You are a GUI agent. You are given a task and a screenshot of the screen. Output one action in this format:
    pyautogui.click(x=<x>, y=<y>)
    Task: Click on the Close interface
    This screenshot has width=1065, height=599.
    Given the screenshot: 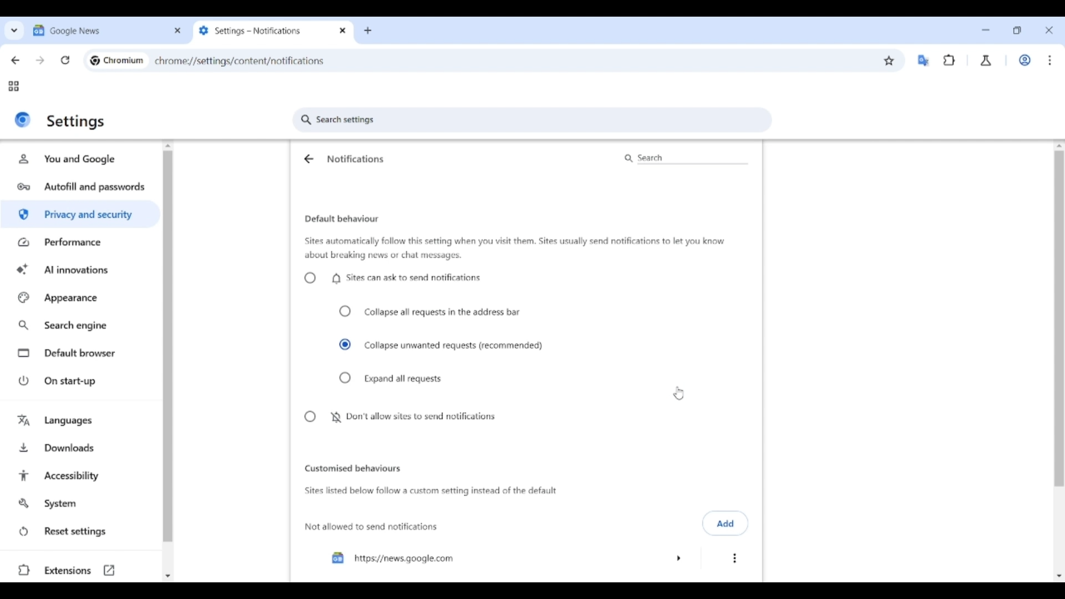 What is the action you would take?
    pyautogui.click(x=1049, y=30)
    